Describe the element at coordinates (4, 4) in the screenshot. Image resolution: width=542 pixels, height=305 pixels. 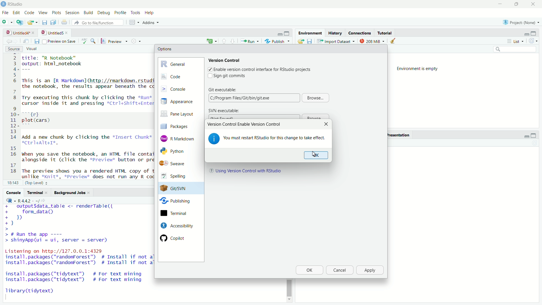
I see `logo` at that location.